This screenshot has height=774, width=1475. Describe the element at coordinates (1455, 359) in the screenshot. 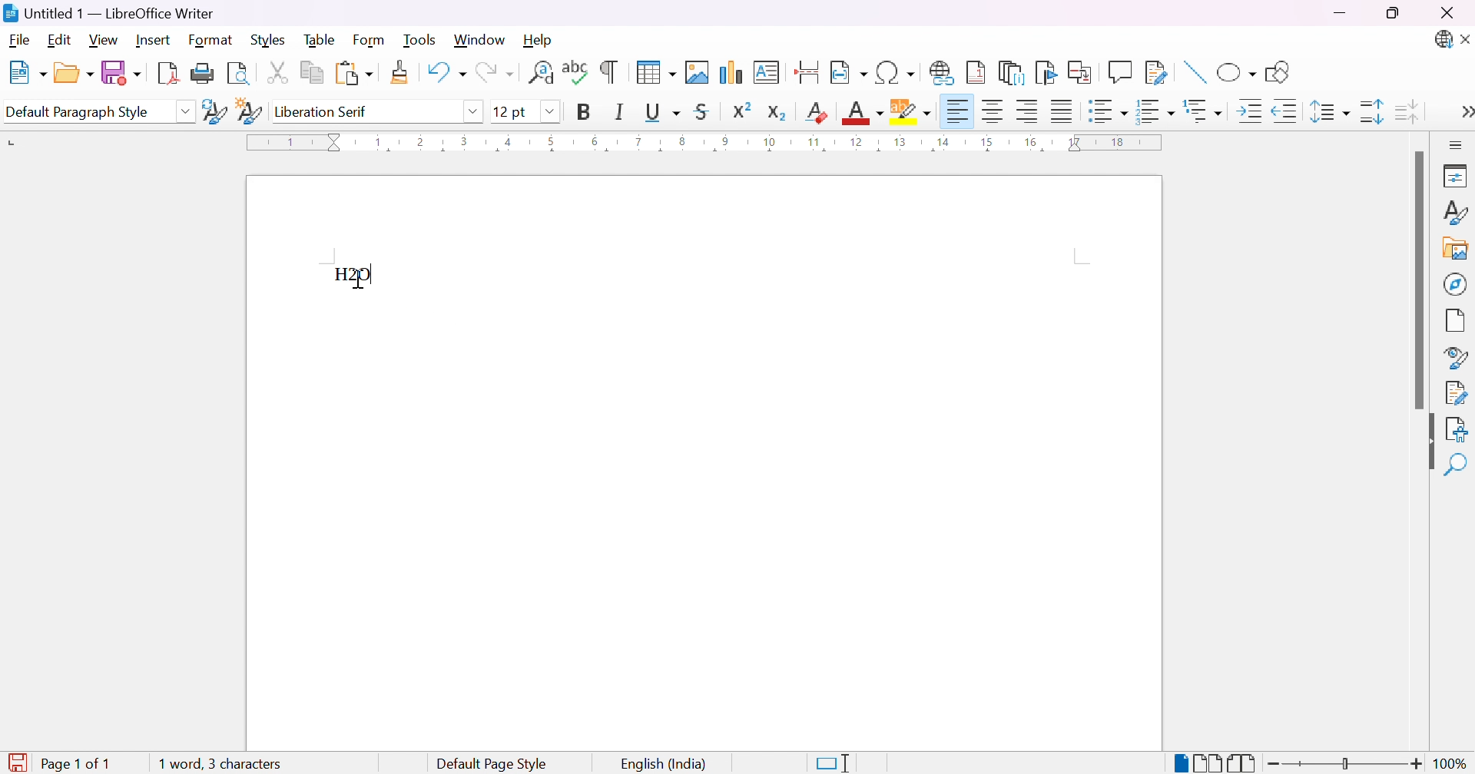

I see `Style inspector` at that location.